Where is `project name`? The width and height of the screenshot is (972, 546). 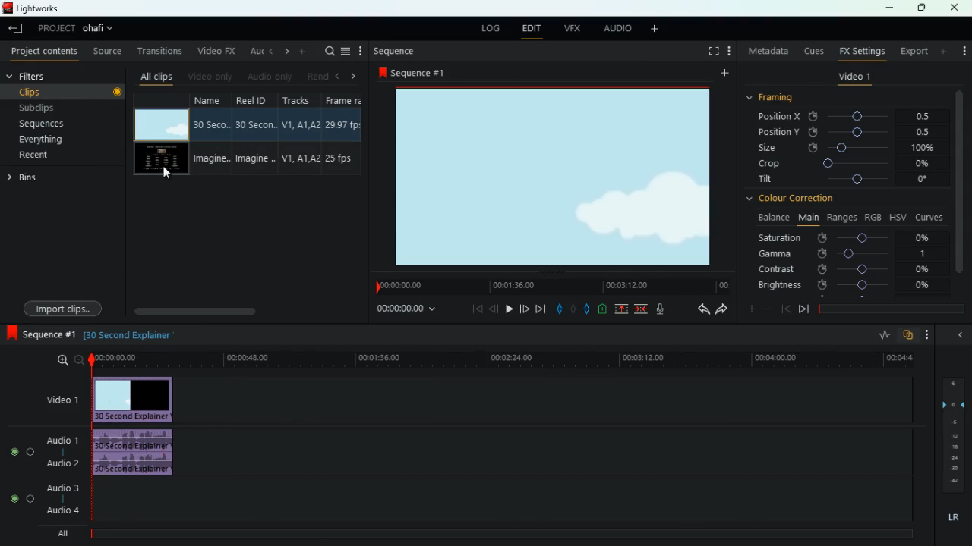
project name is located at coordinates (101, 30).